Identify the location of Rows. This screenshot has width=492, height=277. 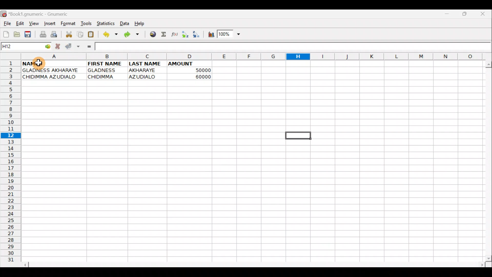
(10, 164).